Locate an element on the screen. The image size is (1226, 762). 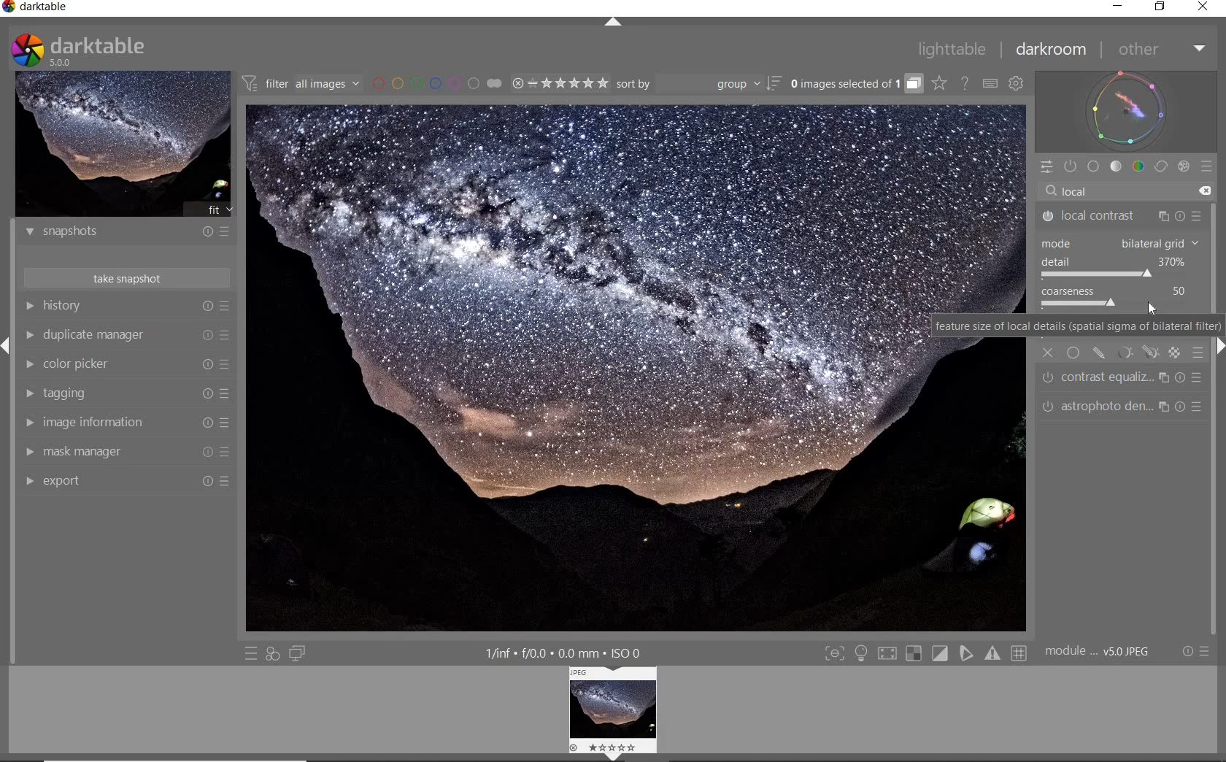
Local is located at coordinates (1117, 188).